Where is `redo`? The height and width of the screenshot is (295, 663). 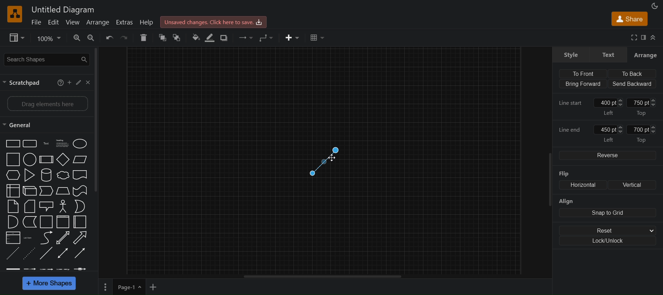
redo is located at coordinates (127, 38).